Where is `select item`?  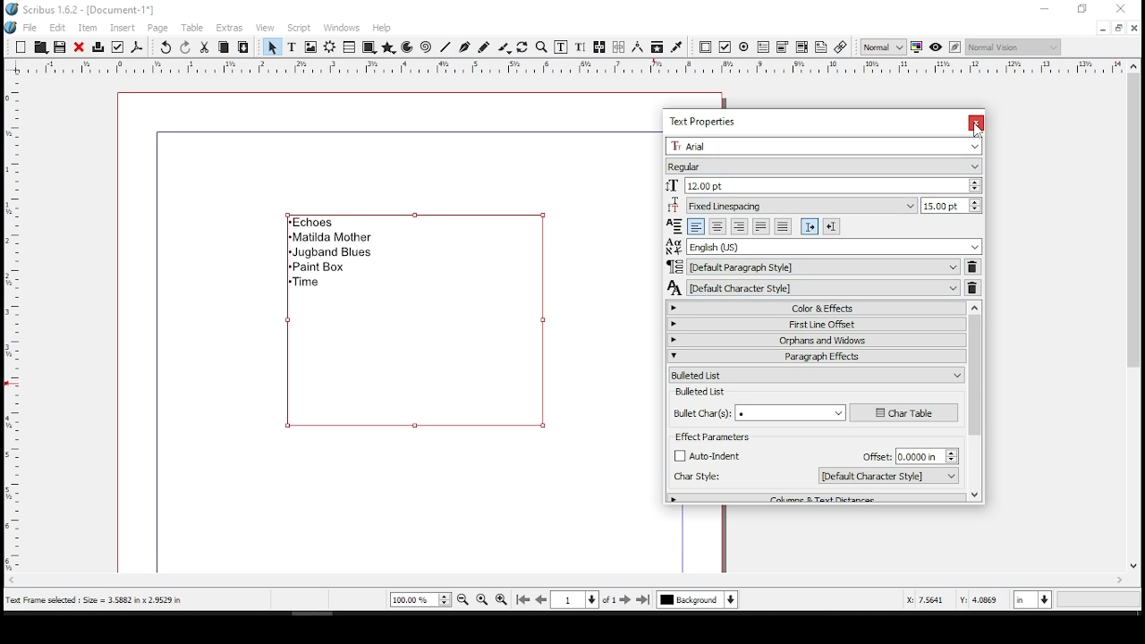
select item is located at coordinates (272, 47).